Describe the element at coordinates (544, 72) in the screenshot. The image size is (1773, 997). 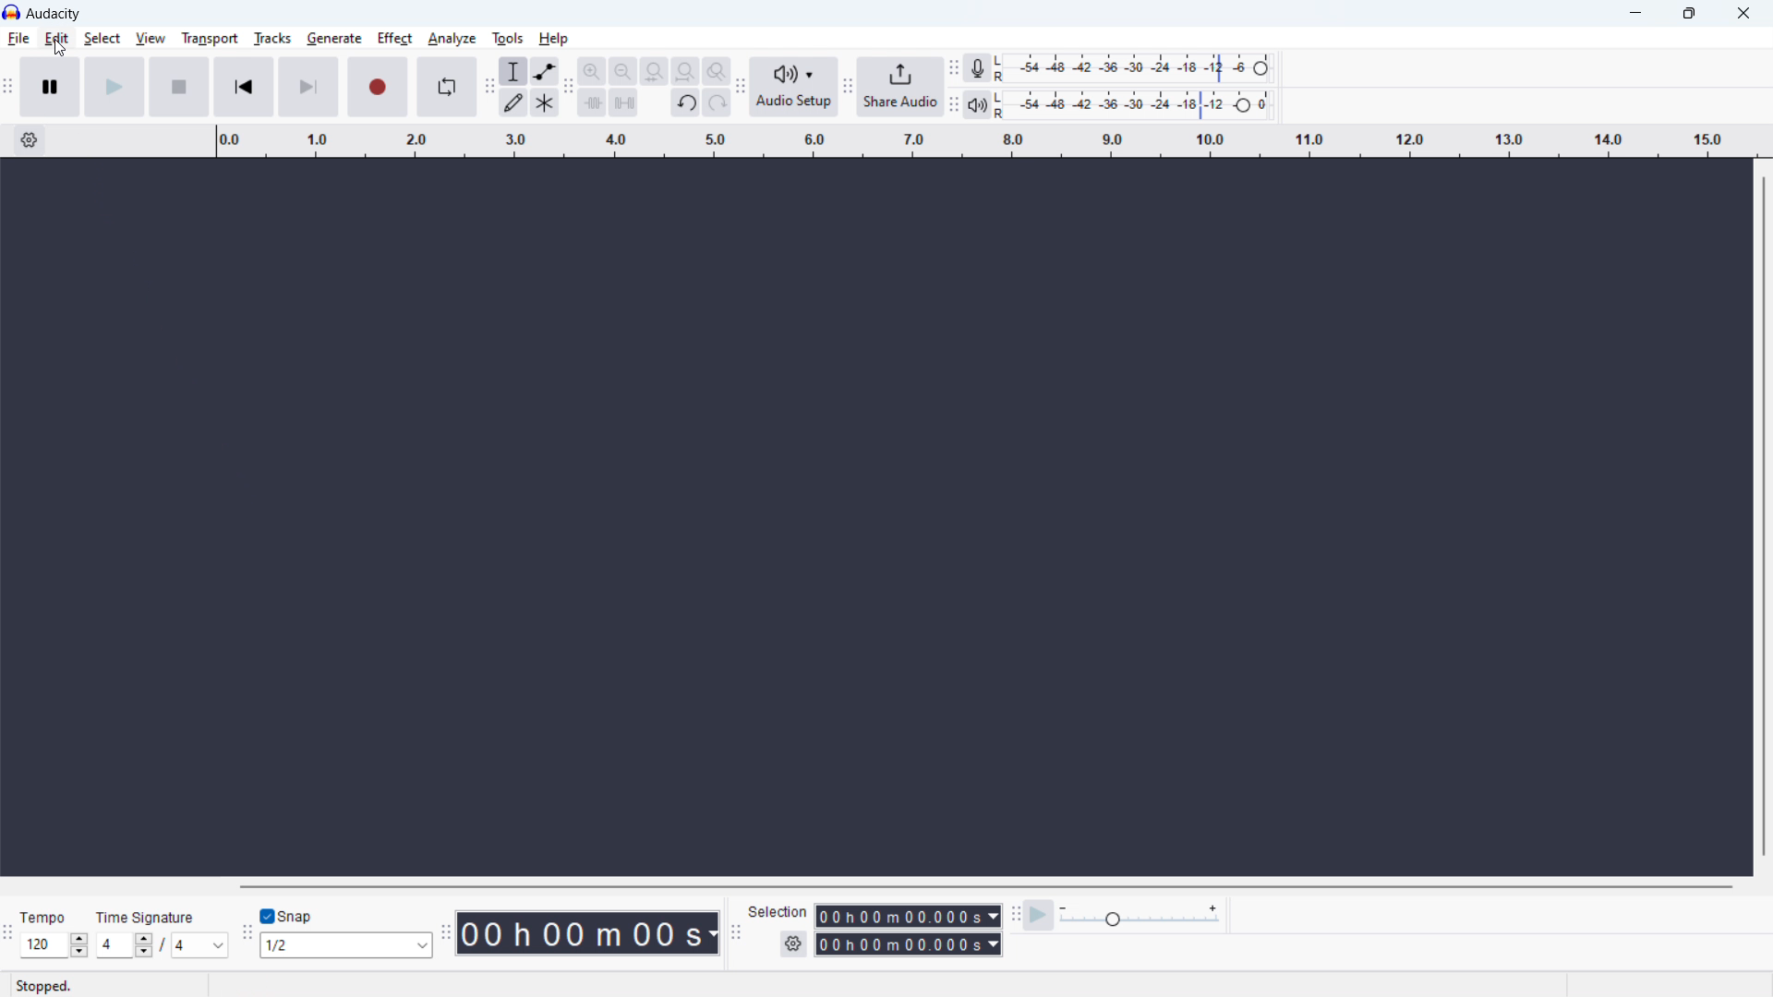
I see `envelop tool` at that location.